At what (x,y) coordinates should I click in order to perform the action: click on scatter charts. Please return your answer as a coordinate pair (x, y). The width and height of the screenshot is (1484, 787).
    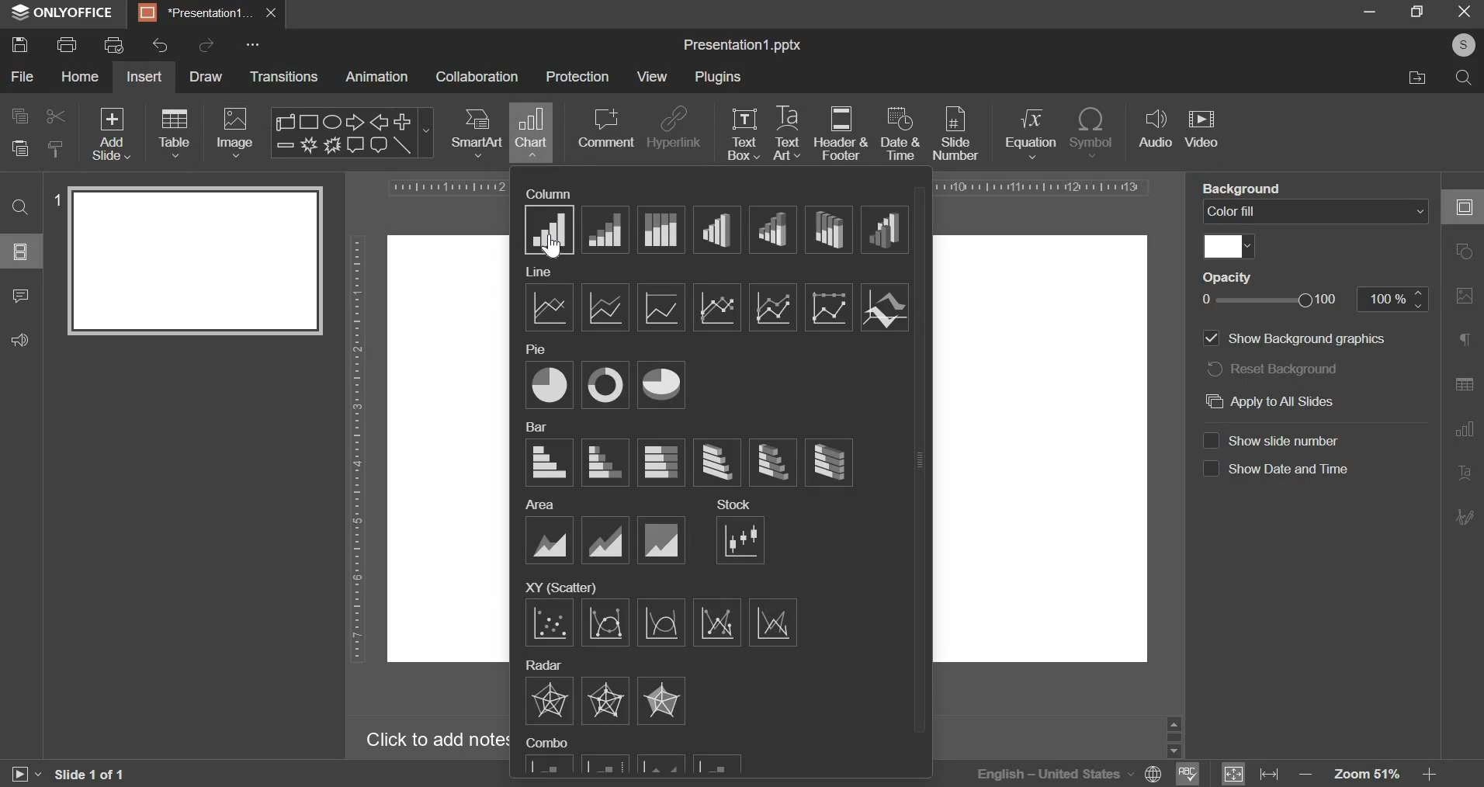
    Looking at the image, I should click on (661, 623).